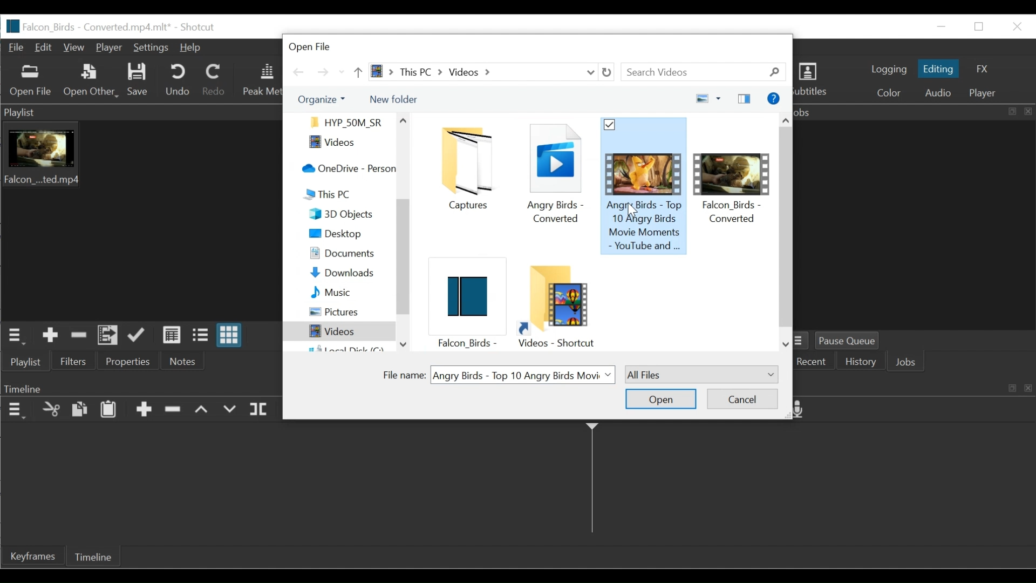  I want to click on player, so click(985, 94).